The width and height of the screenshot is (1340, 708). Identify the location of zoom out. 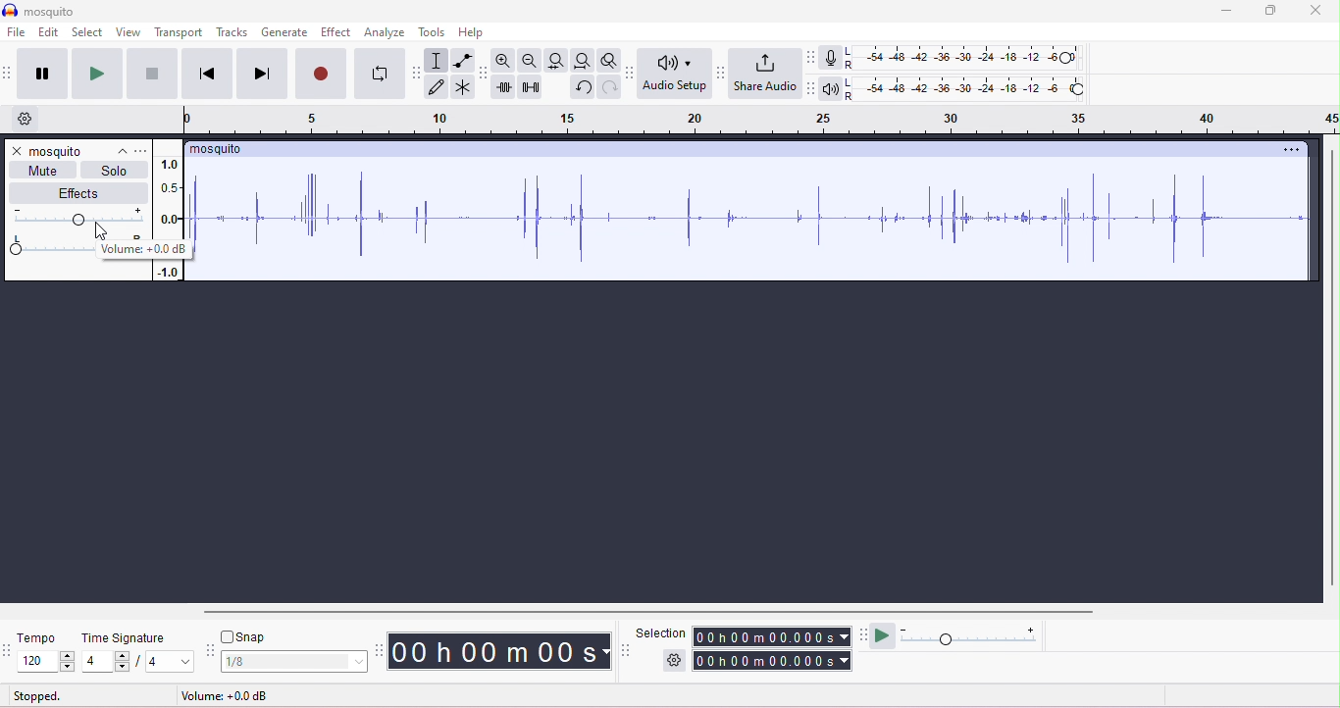
(531, 61).